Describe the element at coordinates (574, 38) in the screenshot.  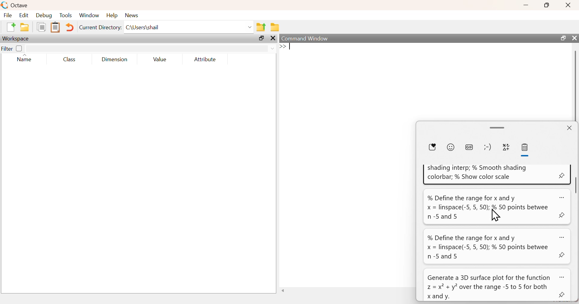
I see `close` at that location.